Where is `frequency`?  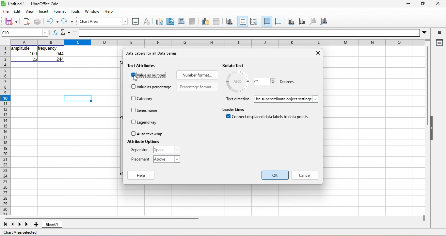
frequency is located at coordinates (48, 48).